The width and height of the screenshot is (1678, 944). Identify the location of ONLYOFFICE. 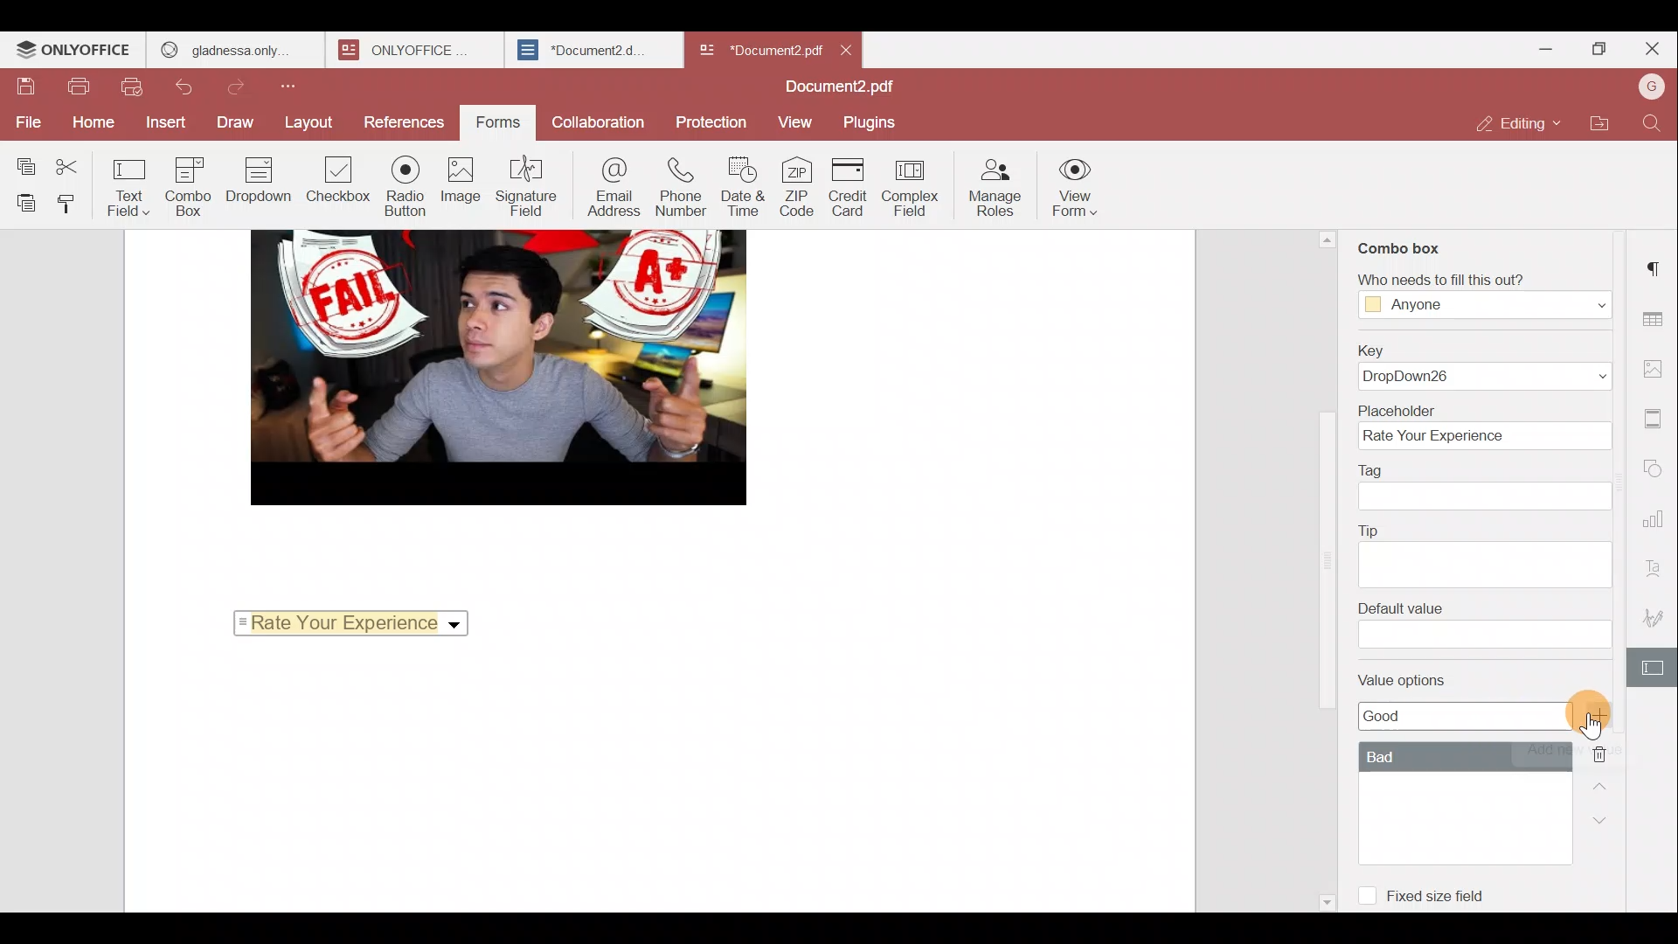
(74, 52).